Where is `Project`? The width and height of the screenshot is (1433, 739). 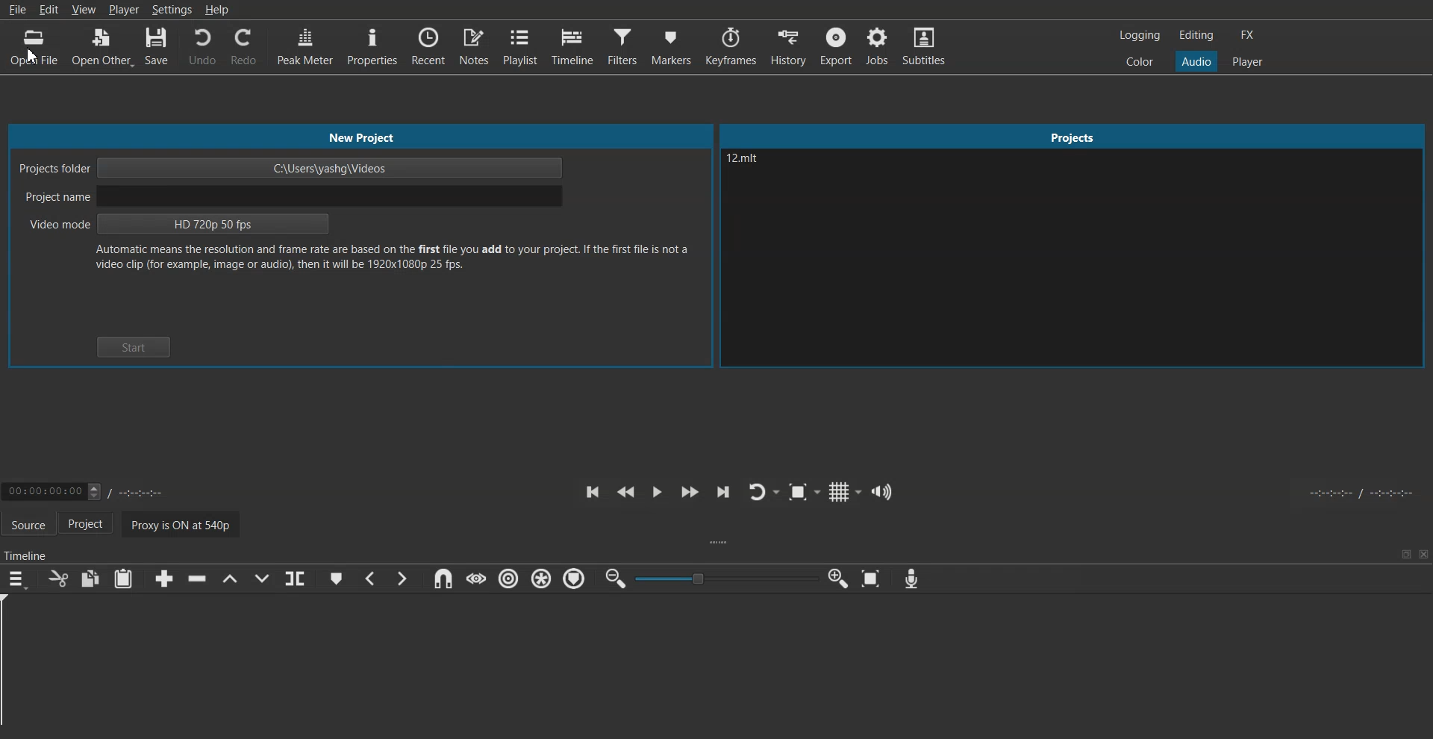 Project is located at coordinates (1073, 134).